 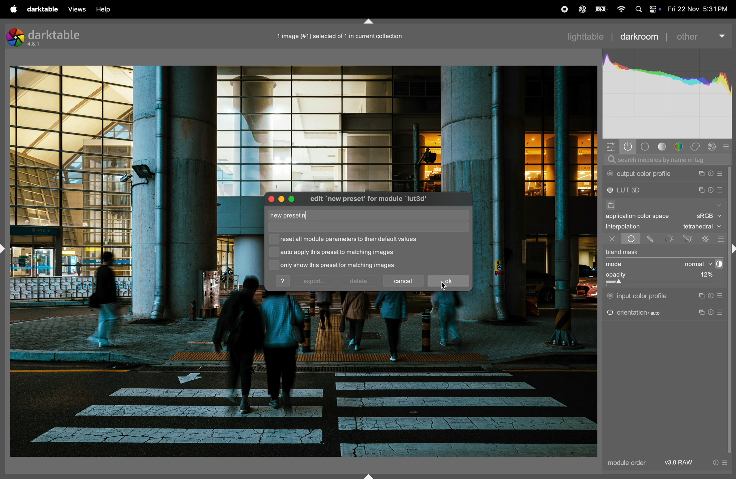 What do you see at coordinates (272, 265) in the screenshot?
I see `checkbox` at bounding box center [272, 265].